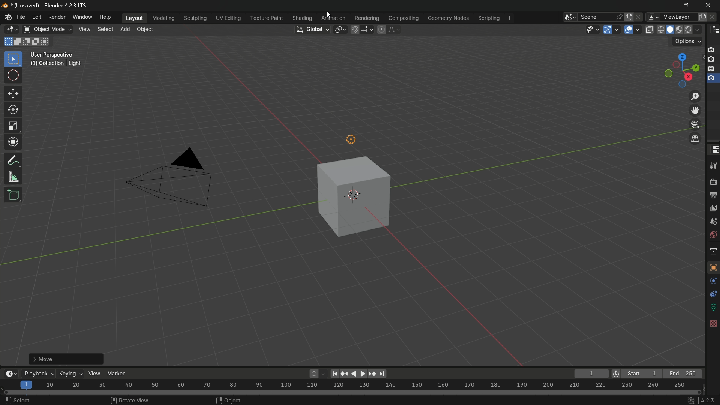  What do you see at coordinates (700, 400) in the screenshot?
I see `4.2.3 lts` at bounding box center [700, 400].